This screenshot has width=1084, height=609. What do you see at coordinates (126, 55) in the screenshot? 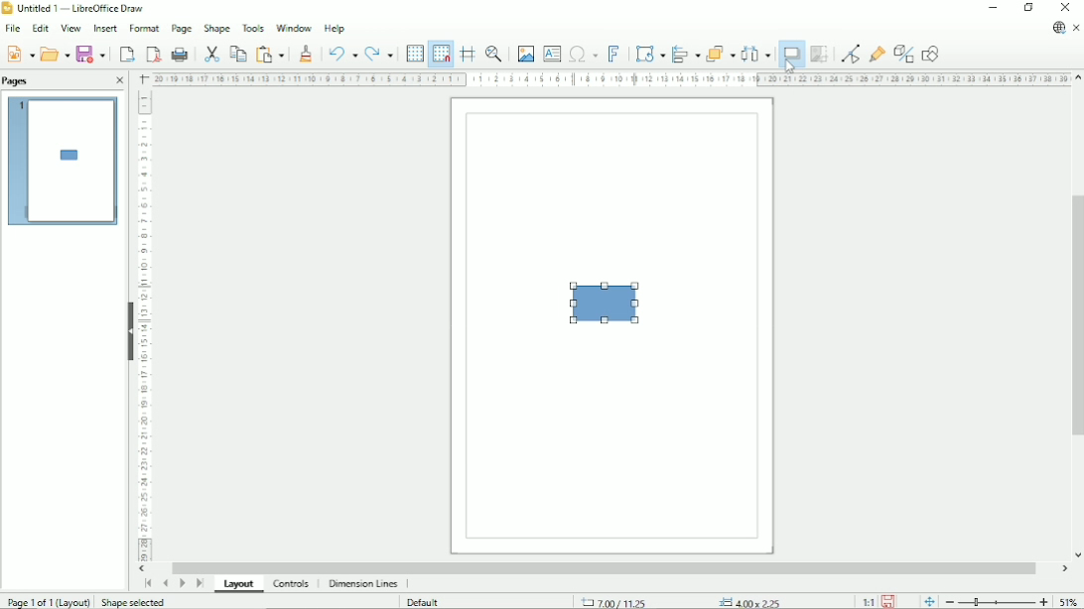
I see `Export` at bounding box center [126, 55].